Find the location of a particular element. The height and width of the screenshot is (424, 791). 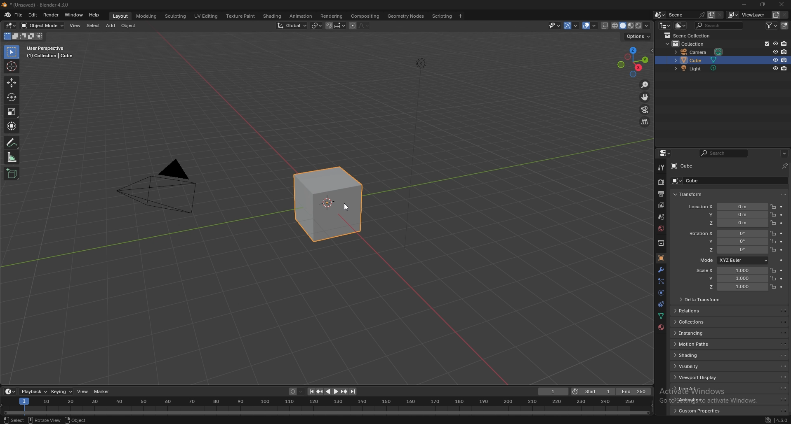

tool is located at coordinates (662, 168).